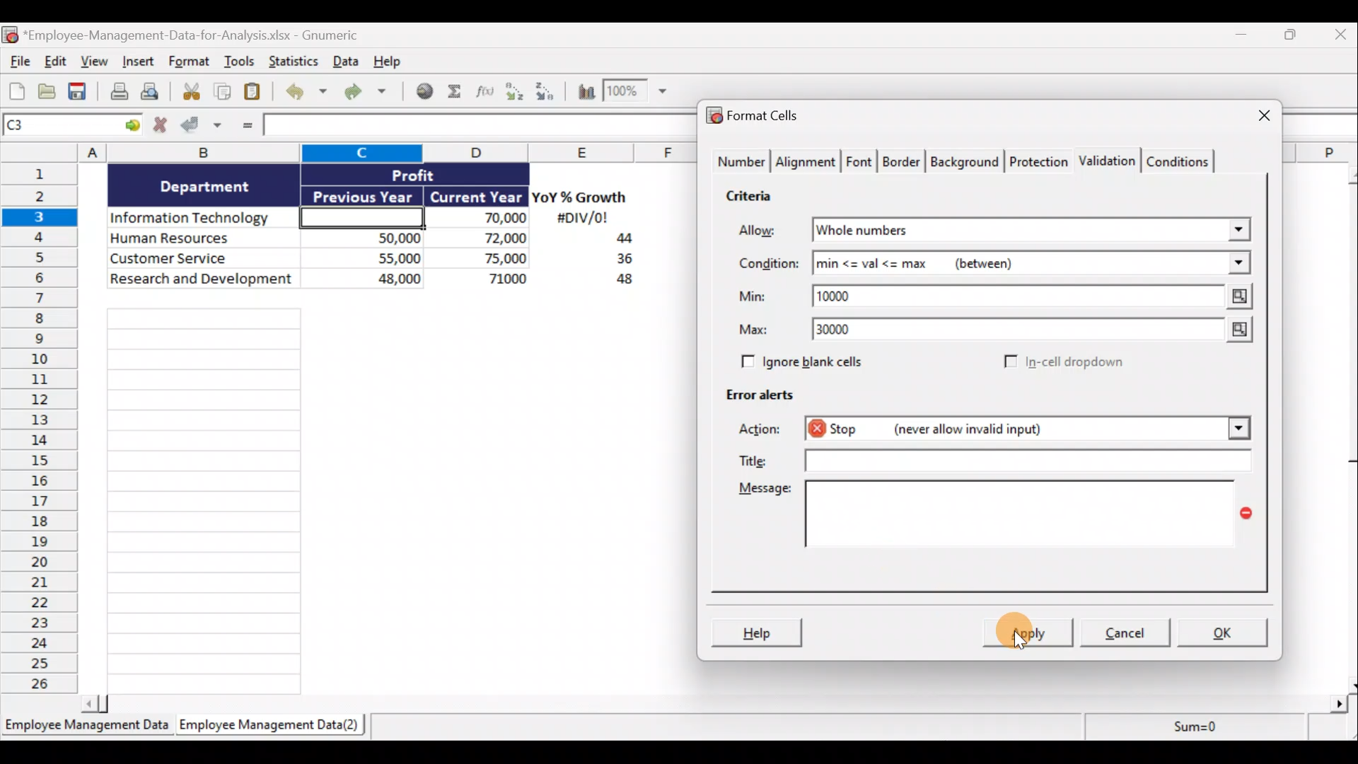  Describe the element at coordinates (754, 332) in the screenshot. I see `Max:` at that location.